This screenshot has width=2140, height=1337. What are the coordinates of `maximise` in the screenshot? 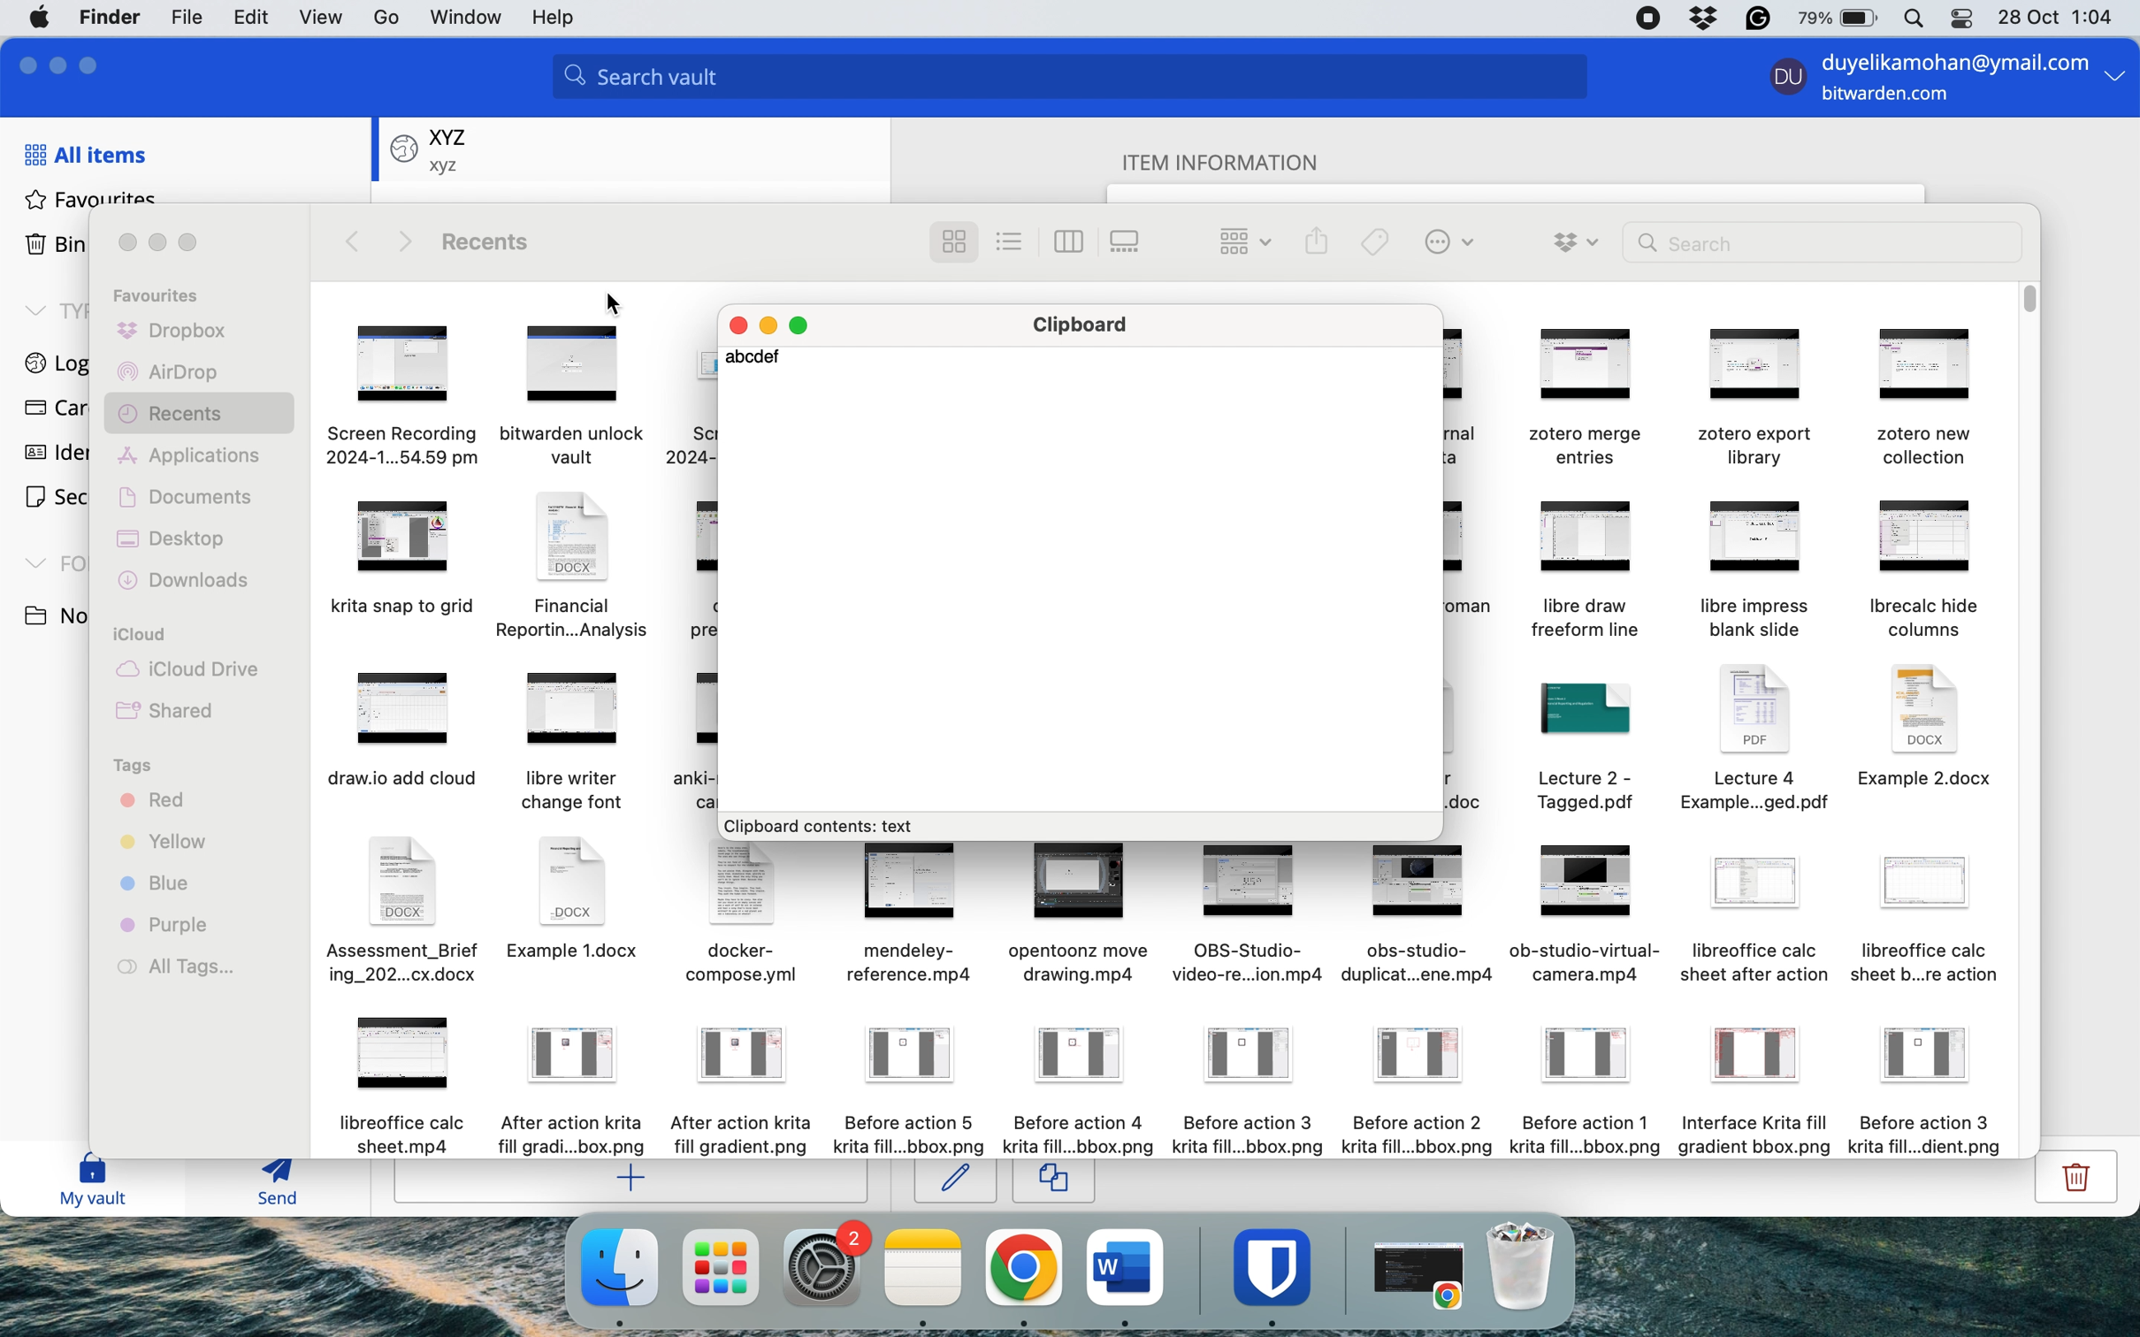 It's located at (807, 325).